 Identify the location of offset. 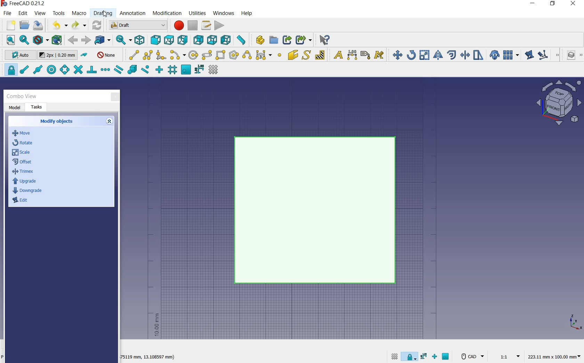
(24, 162).